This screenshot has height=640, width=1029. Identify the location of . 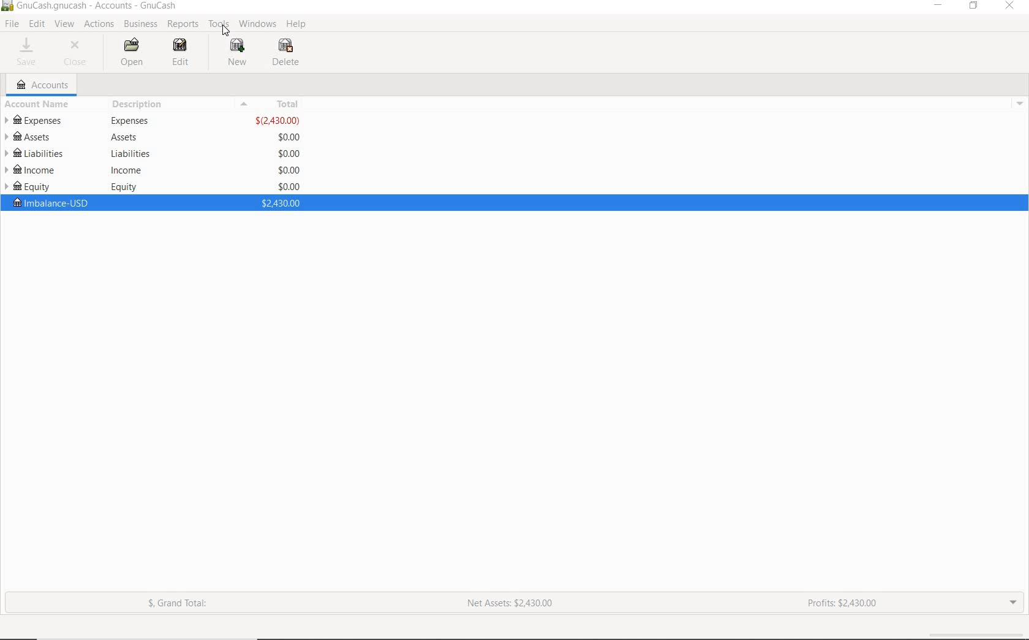
(130, 121).